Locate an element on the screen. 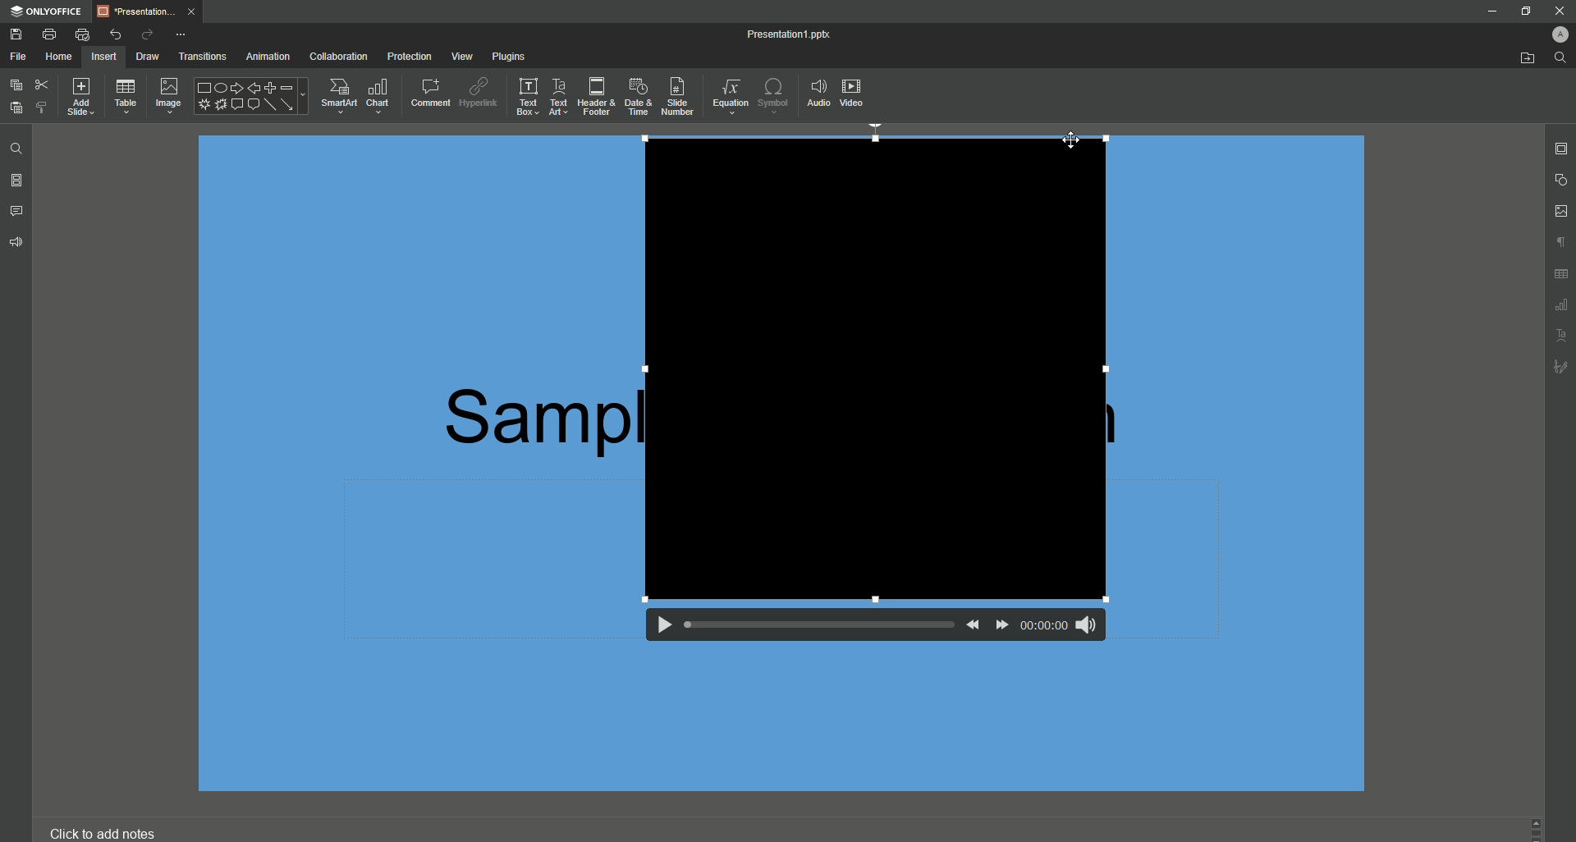 This screenshot has width=1576, height=842. Insert is located at coordinates (103, 57).